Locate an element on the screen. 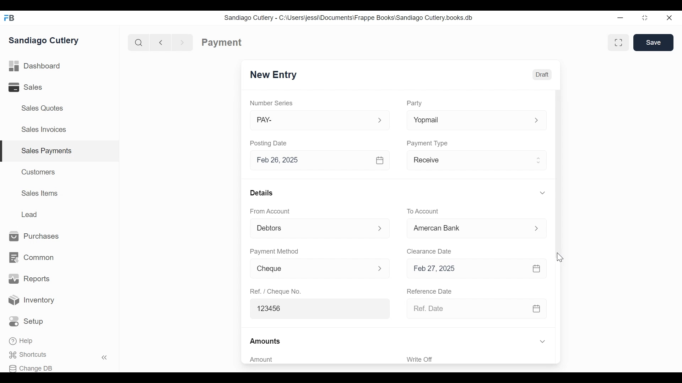 The image size is (682, 383). Calendar is located at coordinates (536, 309).